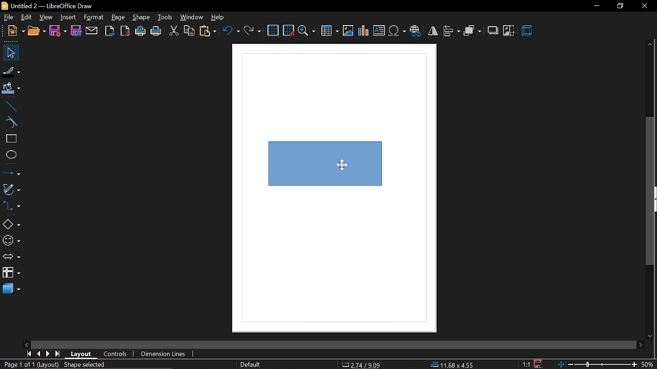  I want to click on shadow, so click(493, 31).